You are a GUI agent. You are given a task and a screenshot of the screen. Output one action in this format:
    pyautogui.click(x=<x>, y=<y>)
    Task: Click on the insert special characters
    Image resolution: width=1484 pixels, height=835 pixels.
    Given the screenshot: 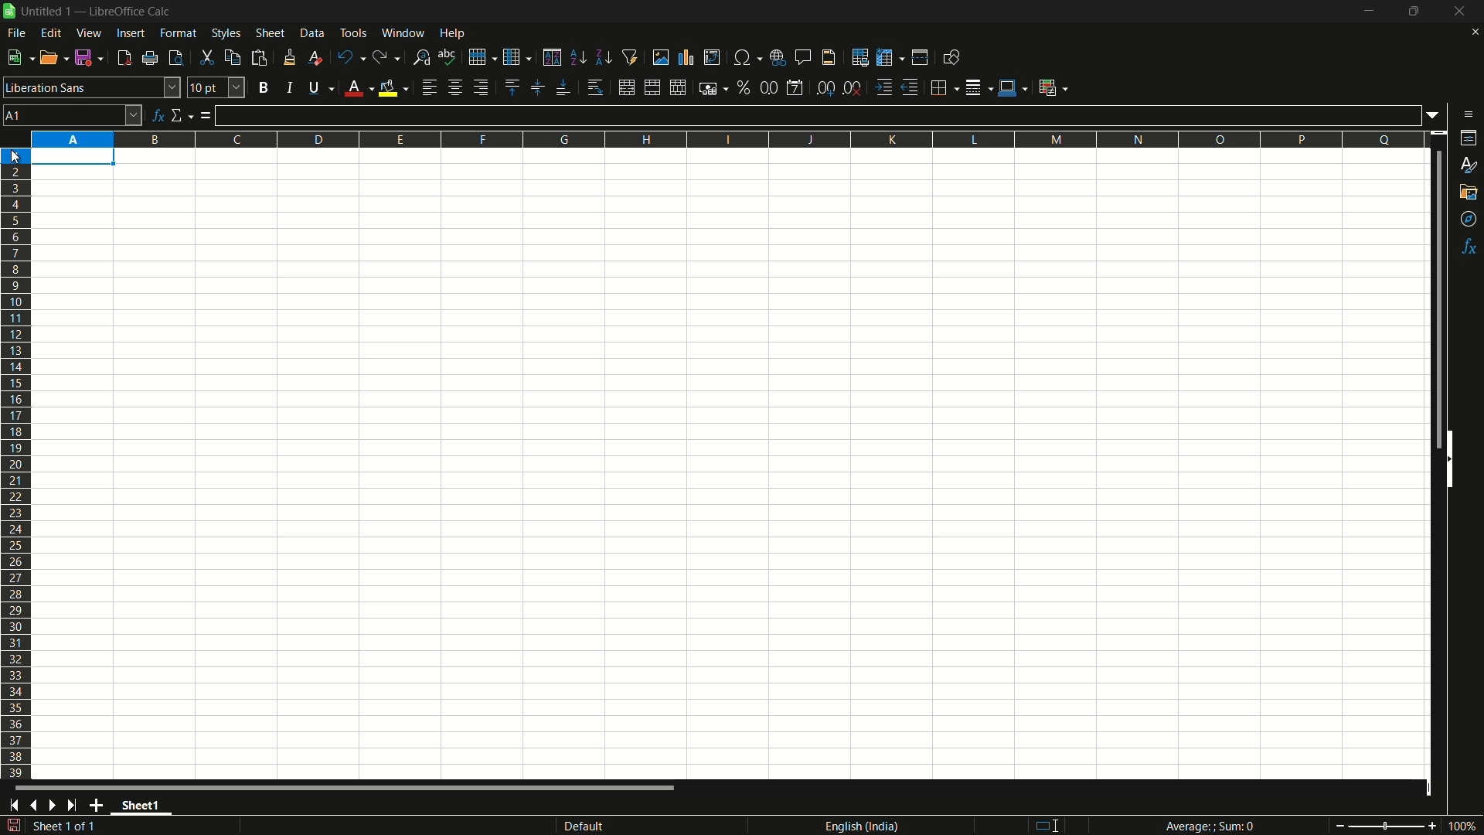 What is the action you would take?
    pyautogui.click(x=747, y=56)
    